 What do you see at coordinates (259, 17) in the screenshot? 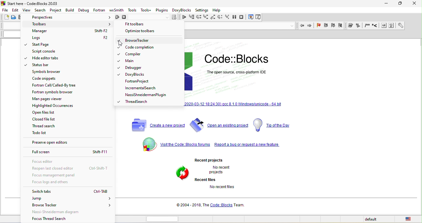
I see `various info` at bounding box center [259, 17].